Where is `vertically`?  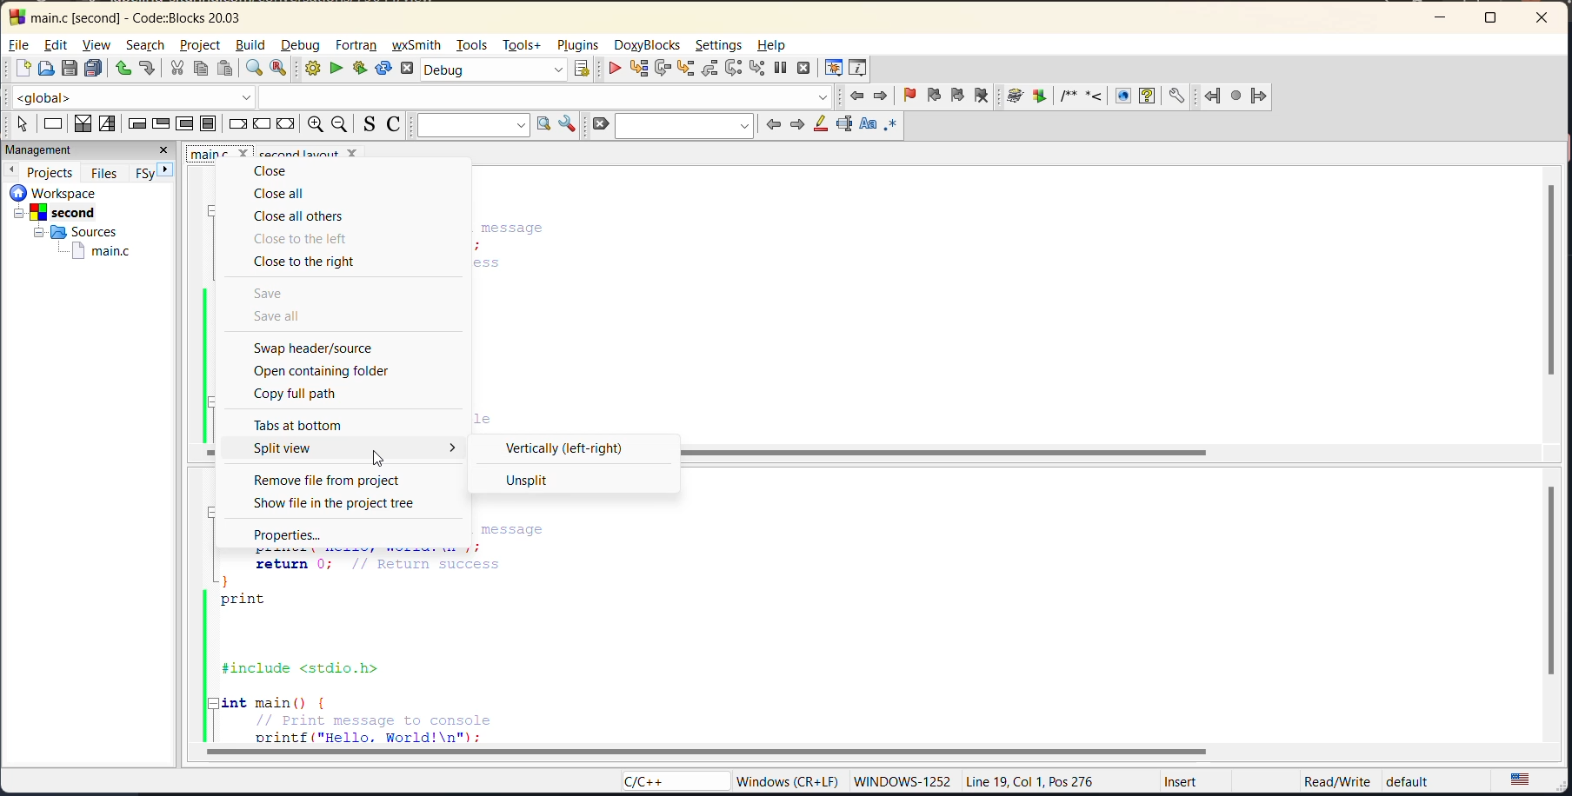
vertically is located at coordinates (573, 449).